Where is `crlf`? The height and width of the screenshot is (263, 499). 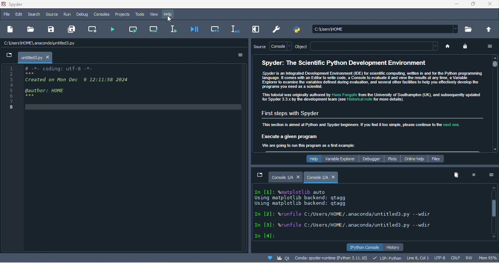
crlf is located at coordinates (456, 258).